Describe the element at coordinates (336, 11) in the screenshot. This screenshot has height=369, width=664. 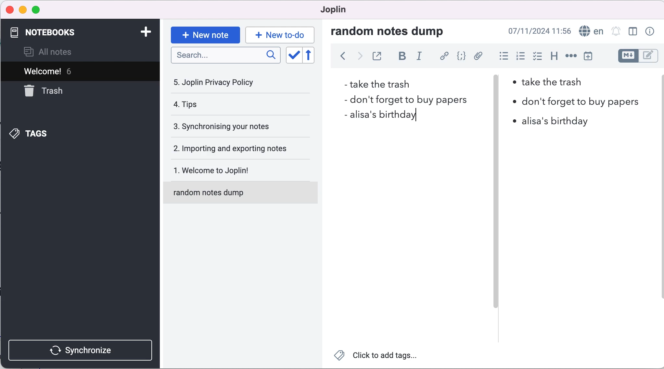
I see `joplin` at that location.